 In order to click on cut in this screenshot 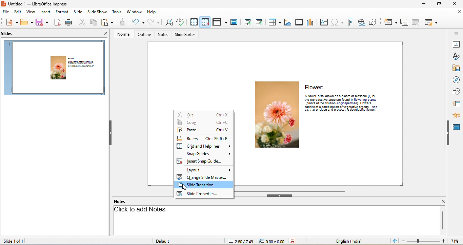, I will do `click(203, 114)`.